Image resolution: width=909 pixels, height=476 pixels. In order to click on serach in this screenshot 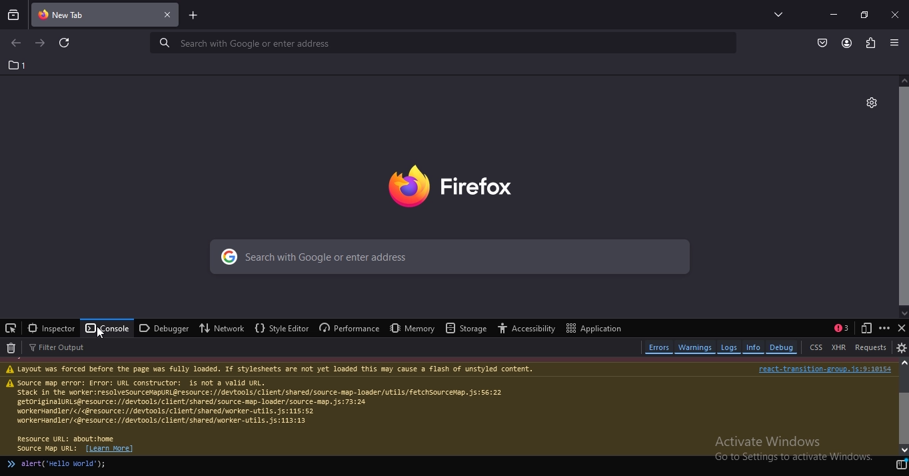, I will do `click(438, 43)`.